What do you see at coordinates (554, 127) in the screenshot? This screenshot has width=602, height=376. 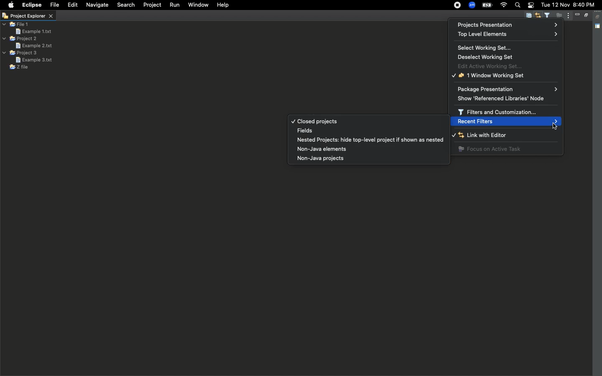 I see `cursor ` at bounding box center [554, 127].